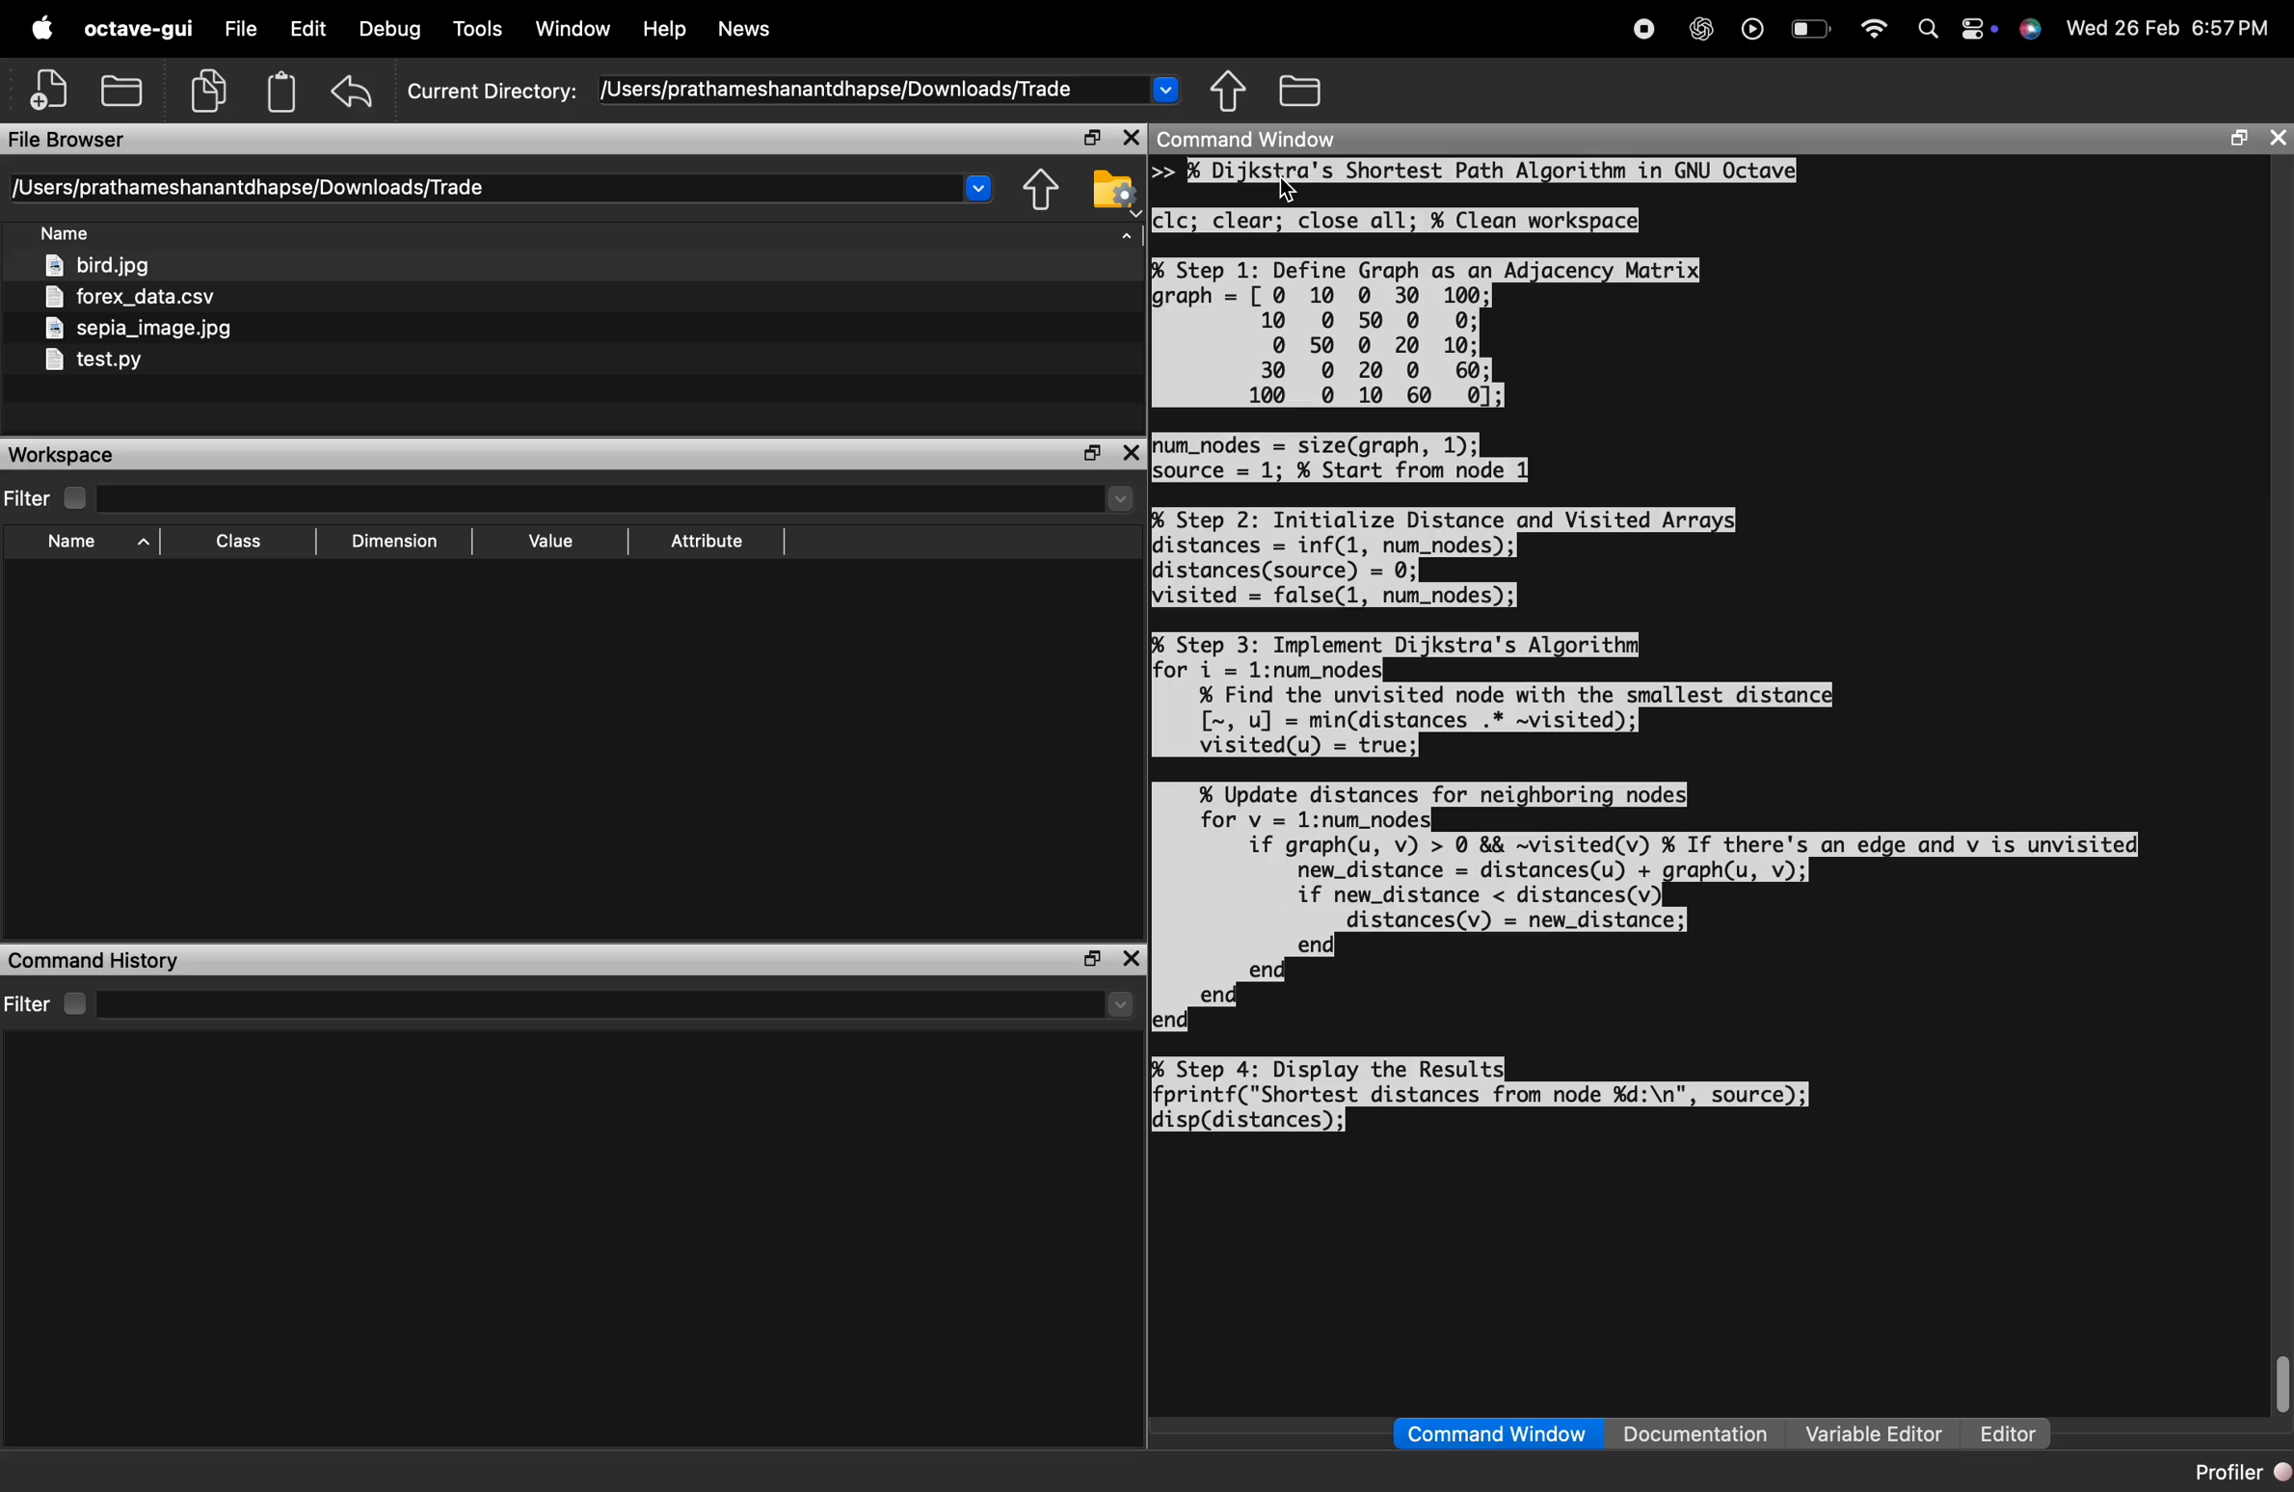 This screenshot has width=2294, height=1492. Describe the element at coordinates (395, 543) in the screenshot. I see `sort by dimension` at that location.